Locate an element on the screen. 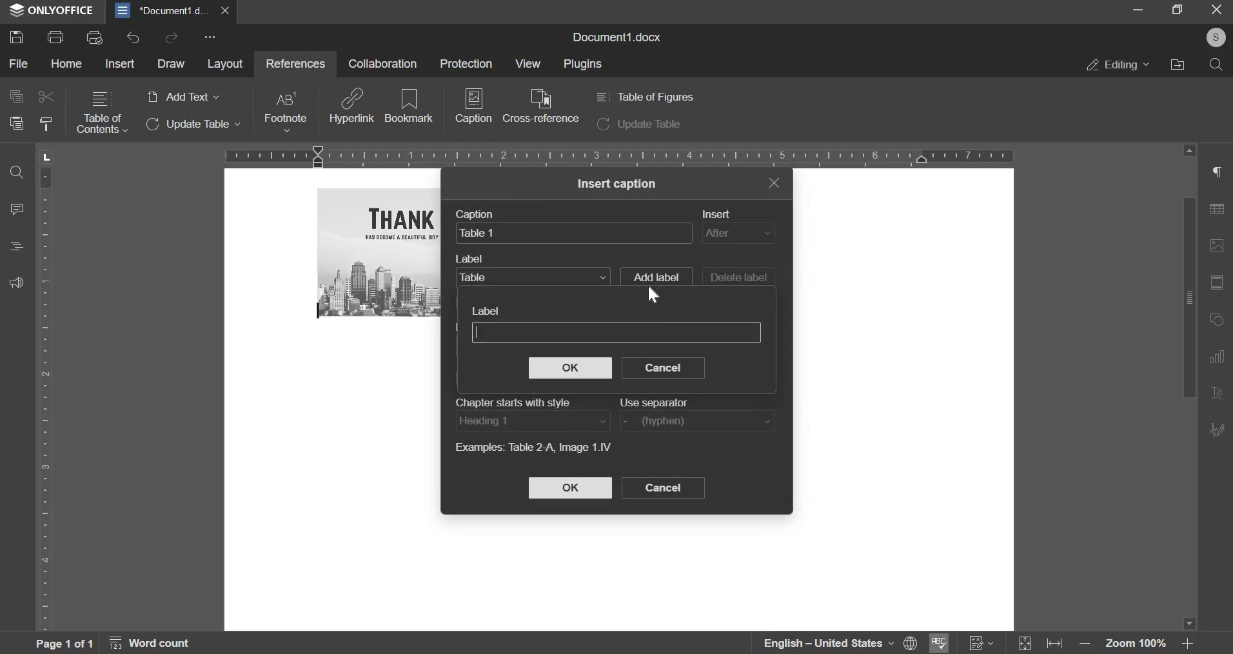 Image resolution: width=1233 pixels, height=654 pixels. redo is located at coordinates (171, 37).